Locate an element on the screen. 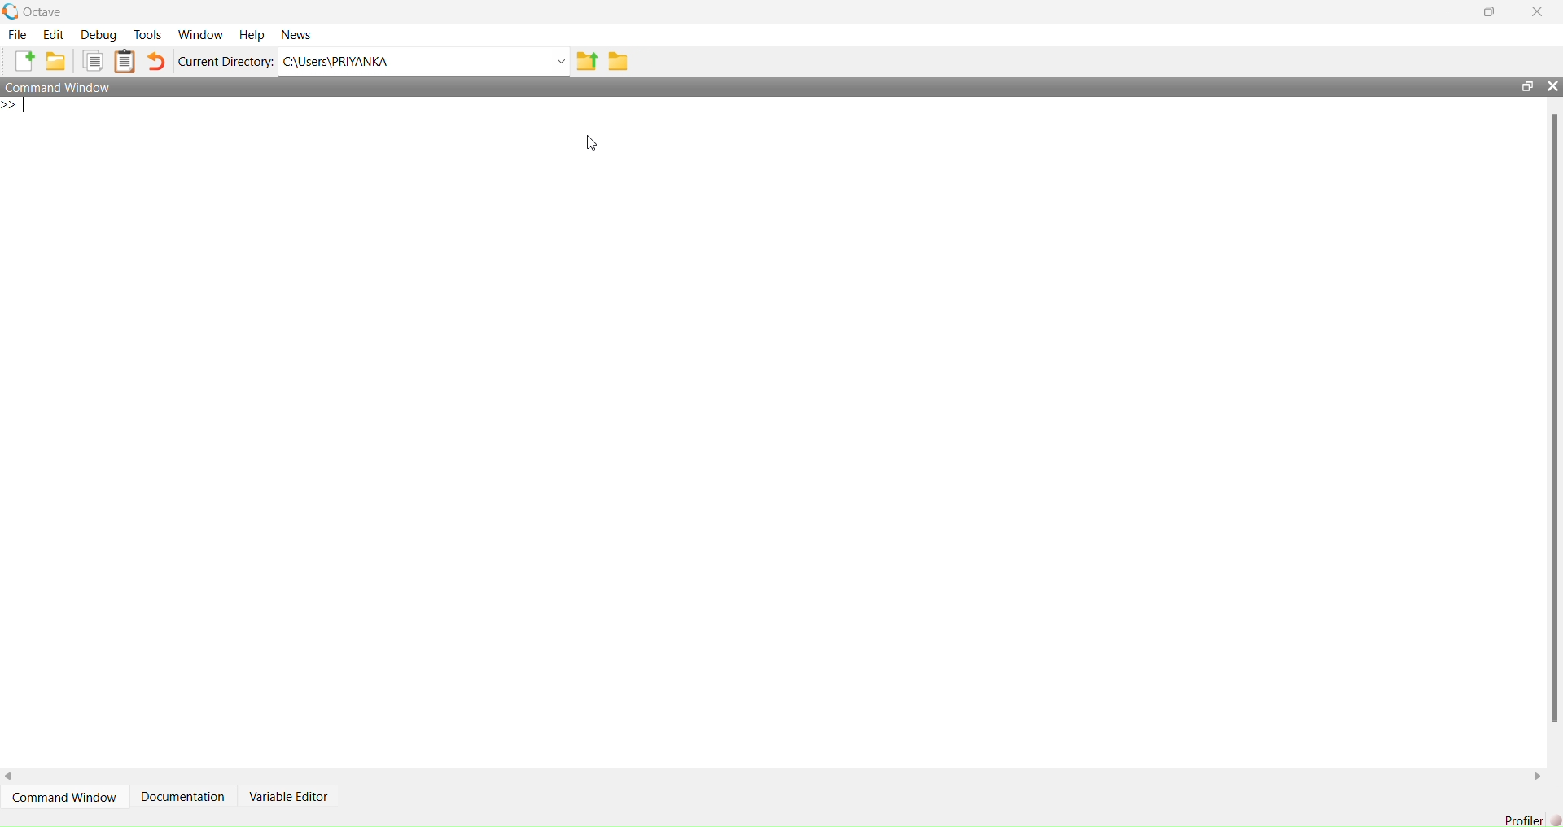 This screenshot has height=827, width=1563. share folder is located at coordinates (588, 61).